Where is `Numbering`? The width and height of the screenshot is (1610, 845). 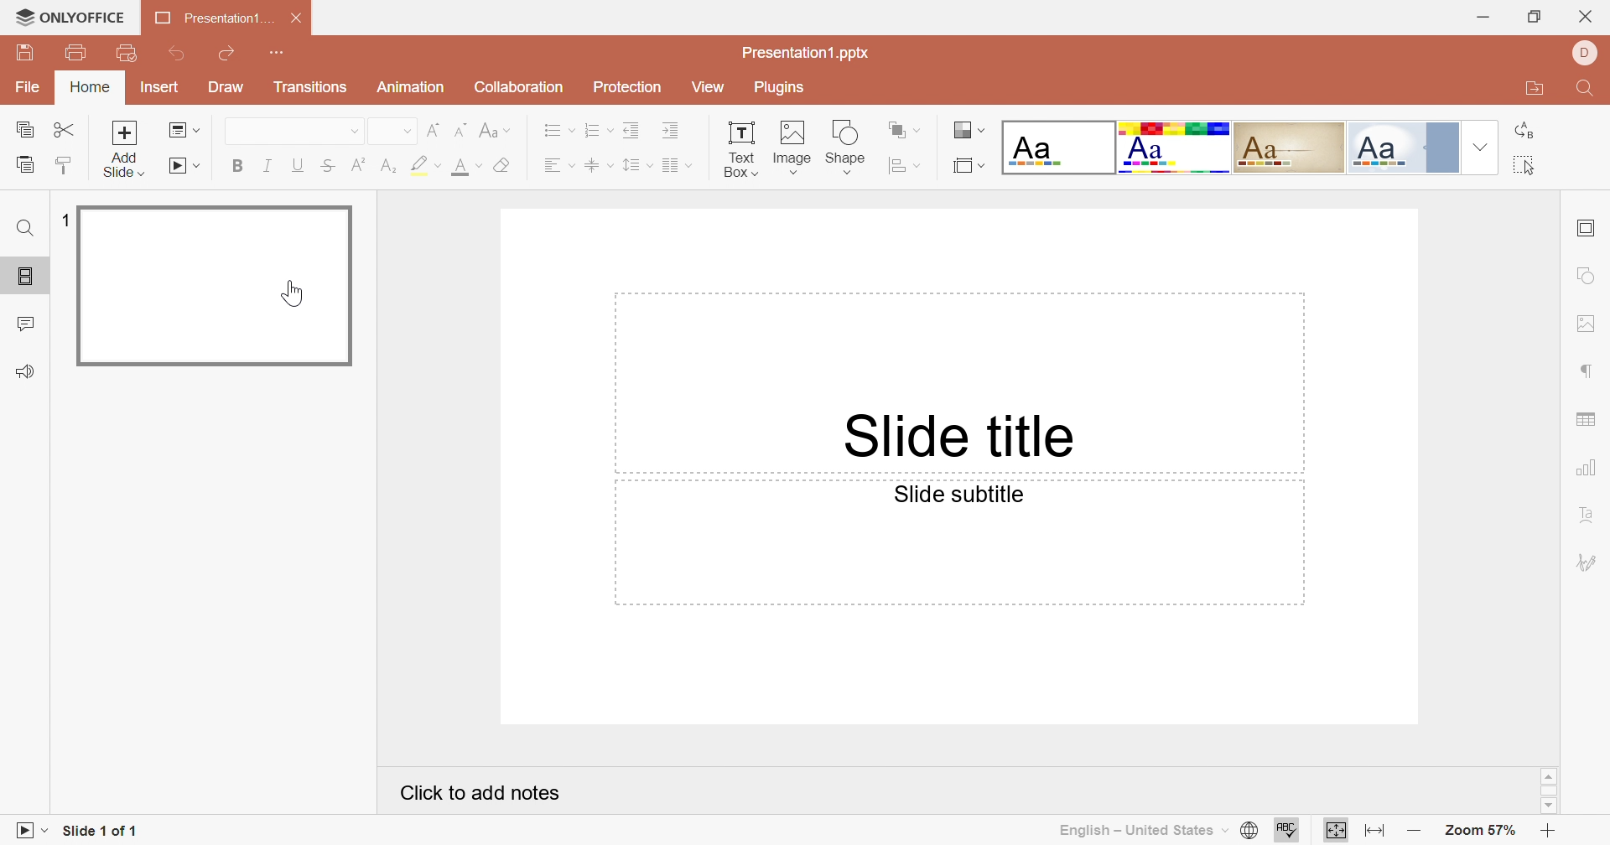
Numbering is located at coordinates (591, 129).